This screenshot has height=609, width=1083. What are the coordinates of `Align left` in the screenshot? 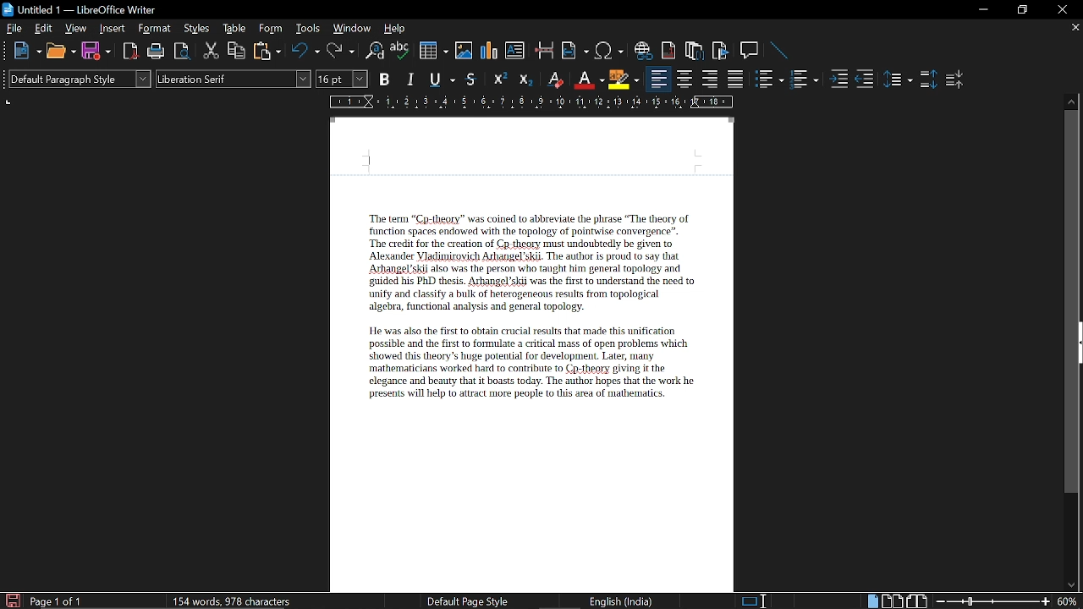 It's located at (657, 79).